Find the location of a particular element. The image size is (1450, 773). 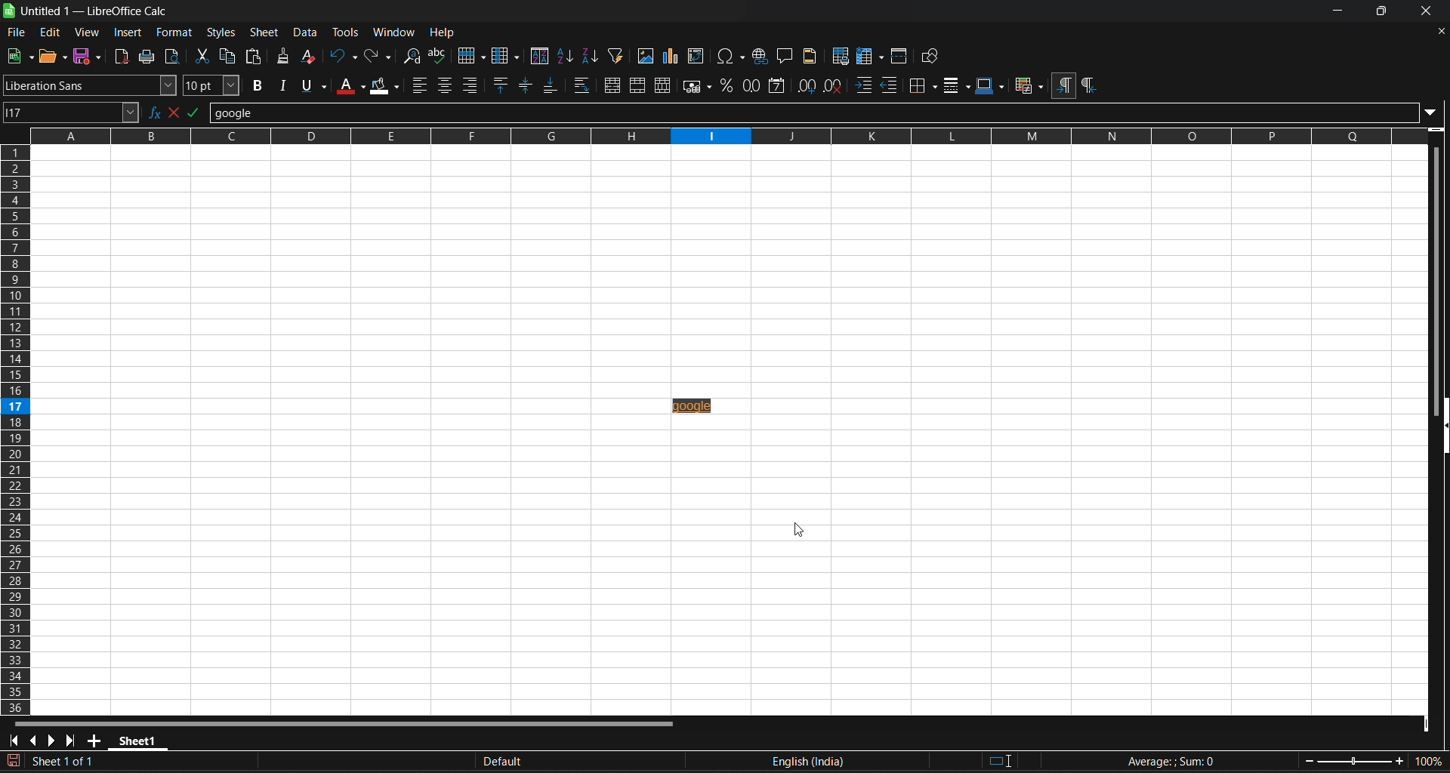

center vertically is located at coordinates (527, 85).